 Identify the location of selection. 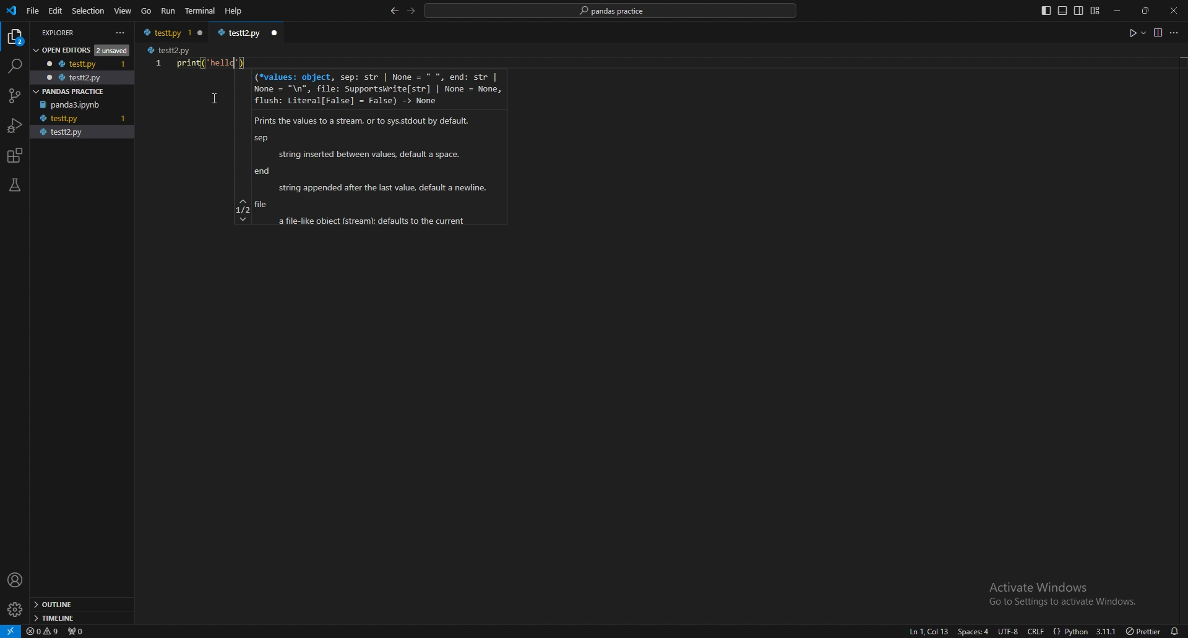
(88, 11).